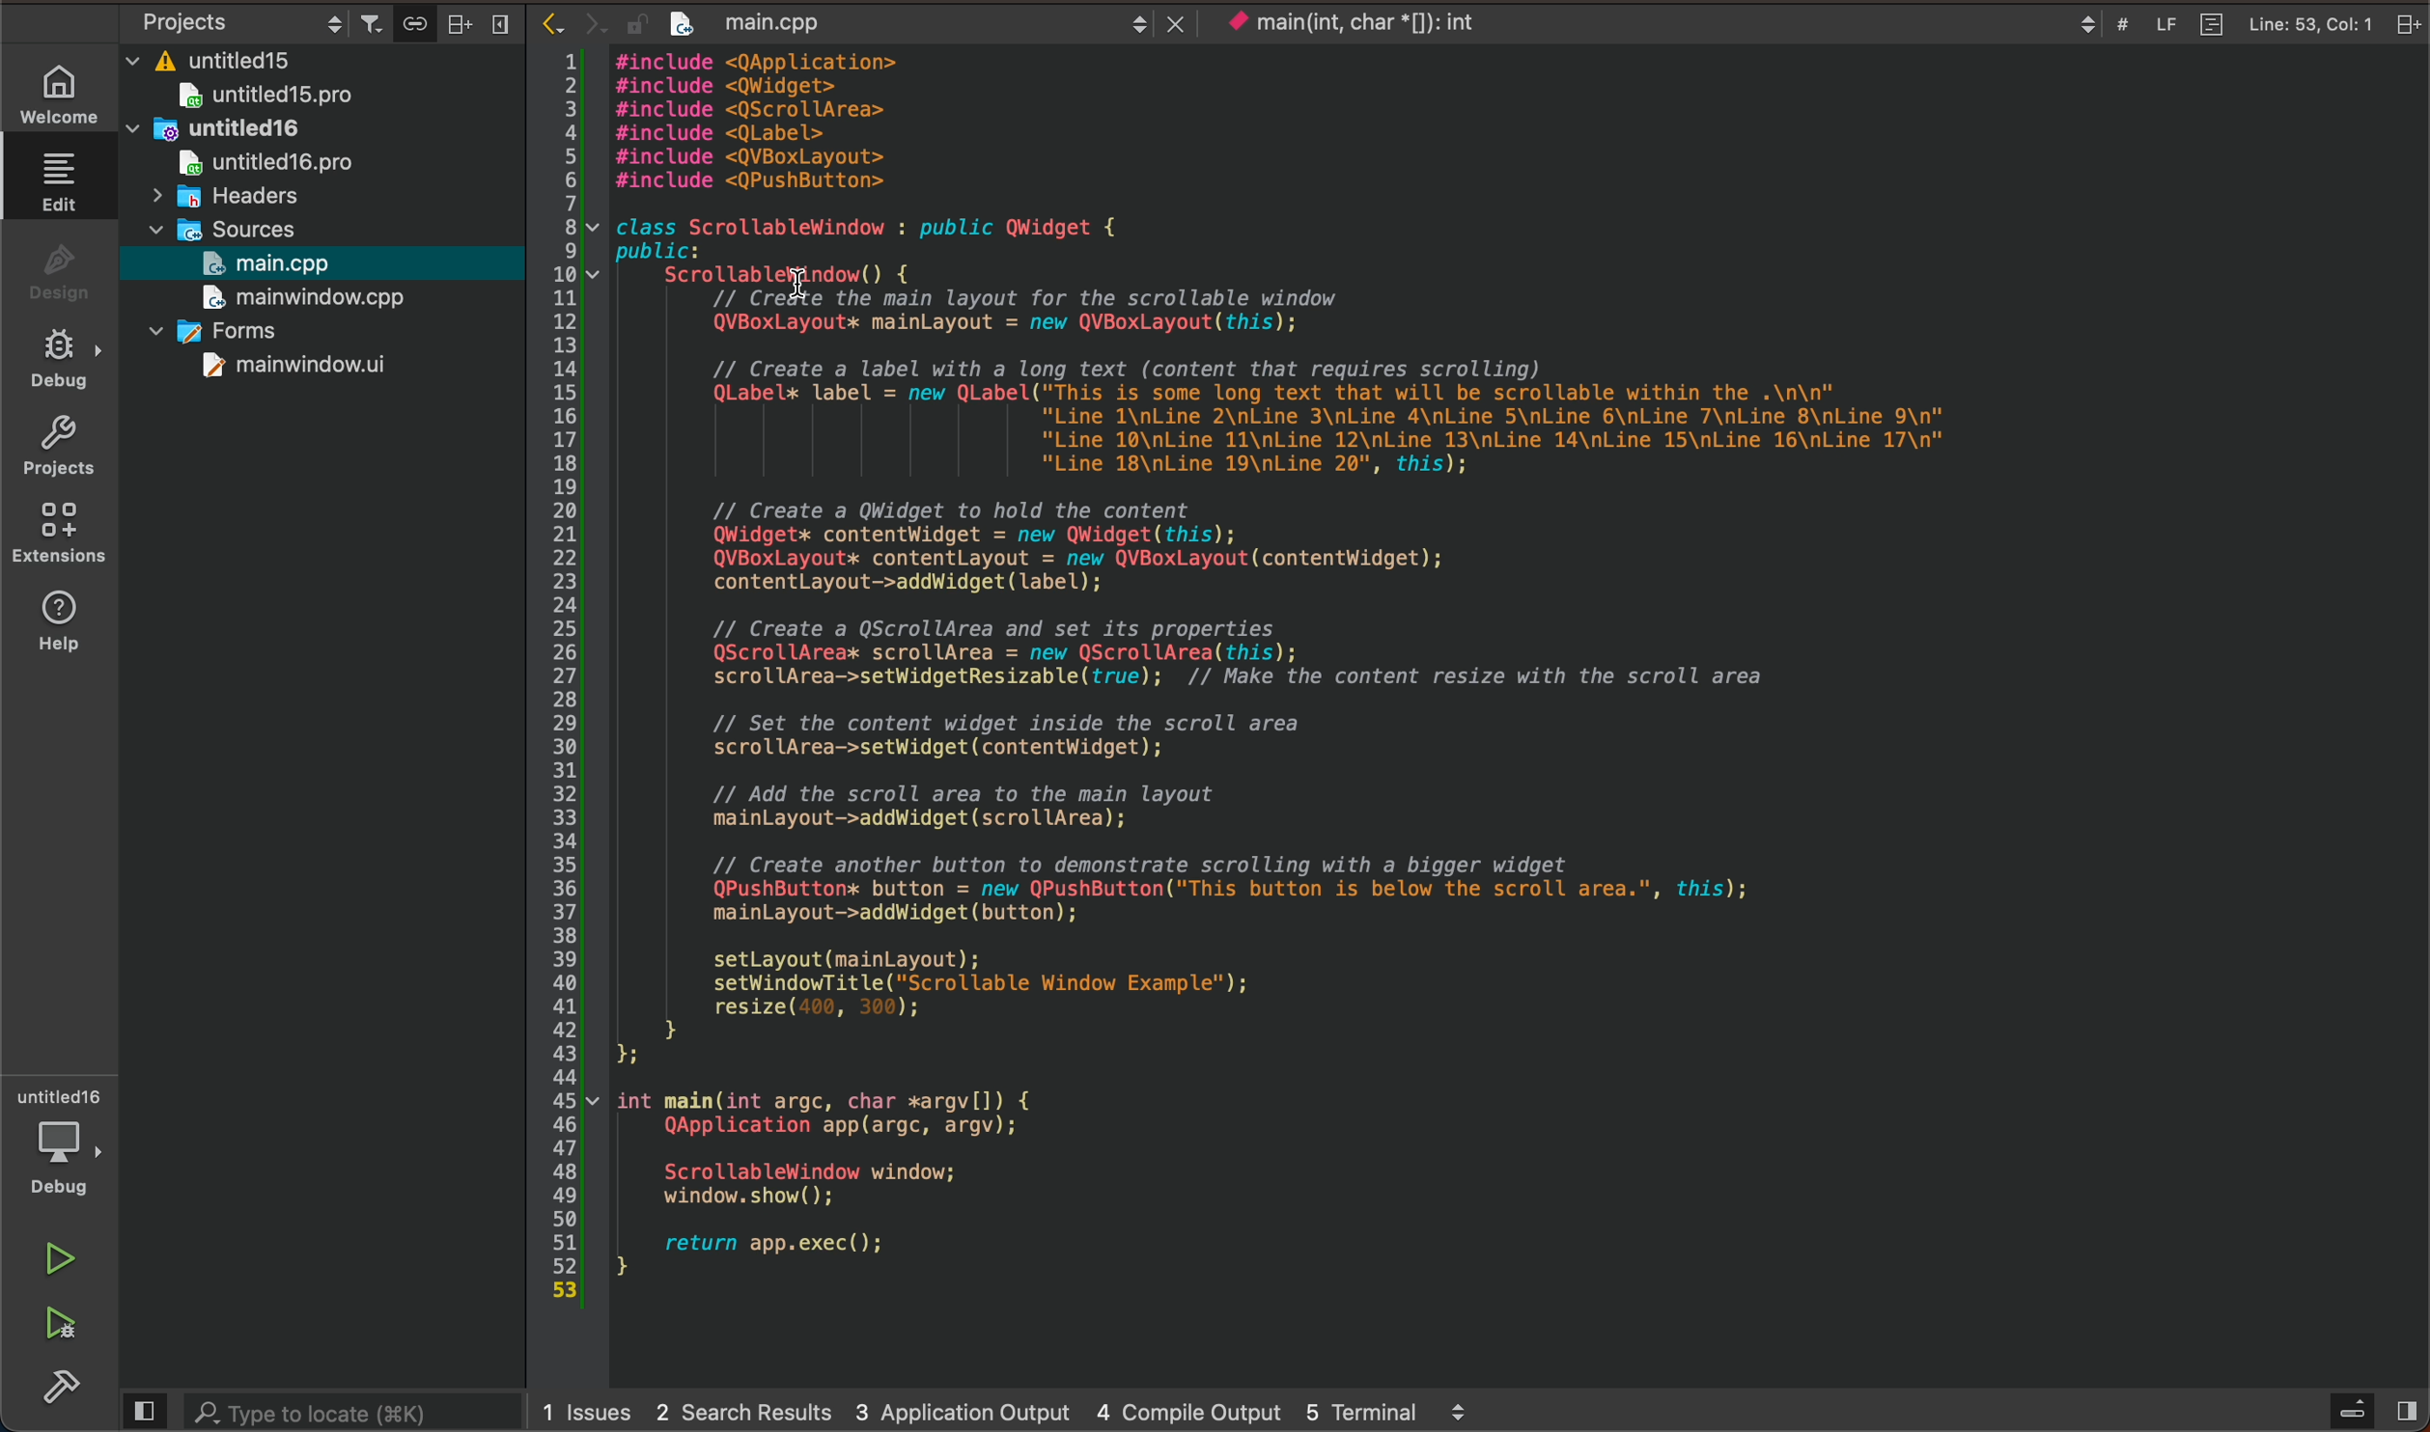 Image resolution: width=2430 pixels, height=1432 pixels. Describe the element at coordinates (791, 285) in the screenshot. I see `cursor` at that location.